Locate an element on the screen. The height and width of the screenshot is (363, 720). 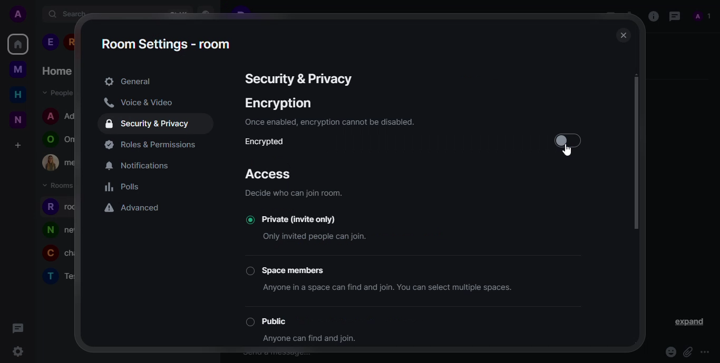
account is located at coordinates (21, 15).